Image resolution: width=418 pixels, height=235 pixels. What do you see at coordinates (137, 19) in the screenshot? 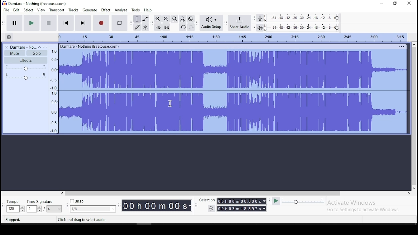
I see `selection tool` at bounding box center [137, 19].